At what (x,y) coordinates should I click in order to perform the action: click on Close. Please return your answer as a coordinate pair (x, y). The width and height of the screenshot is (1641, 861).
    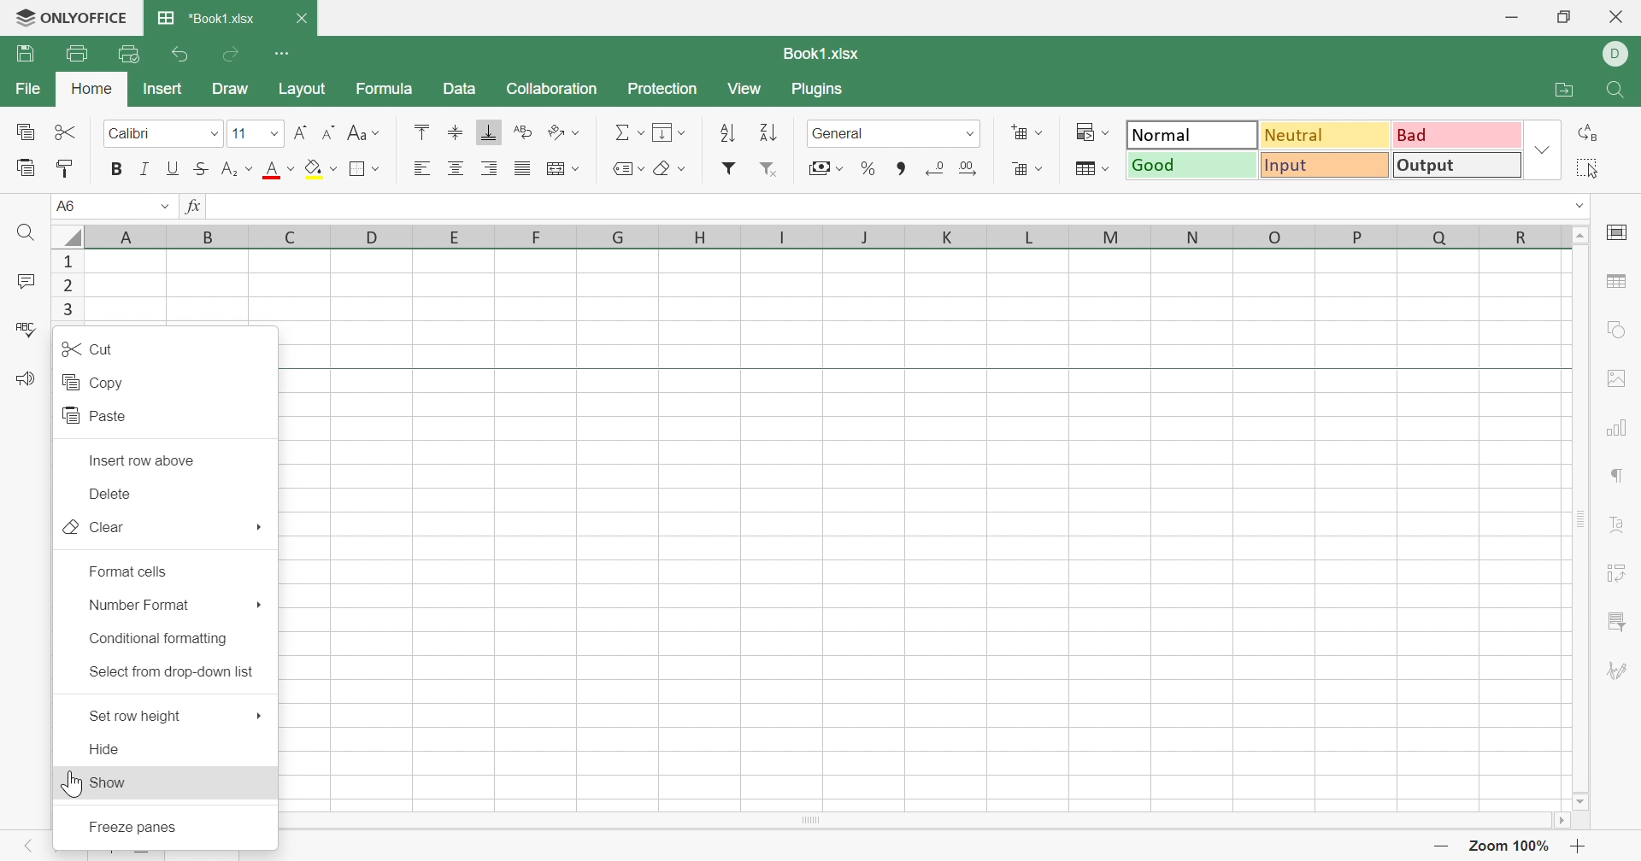
    Looking at the image, I should click on (298, 17).